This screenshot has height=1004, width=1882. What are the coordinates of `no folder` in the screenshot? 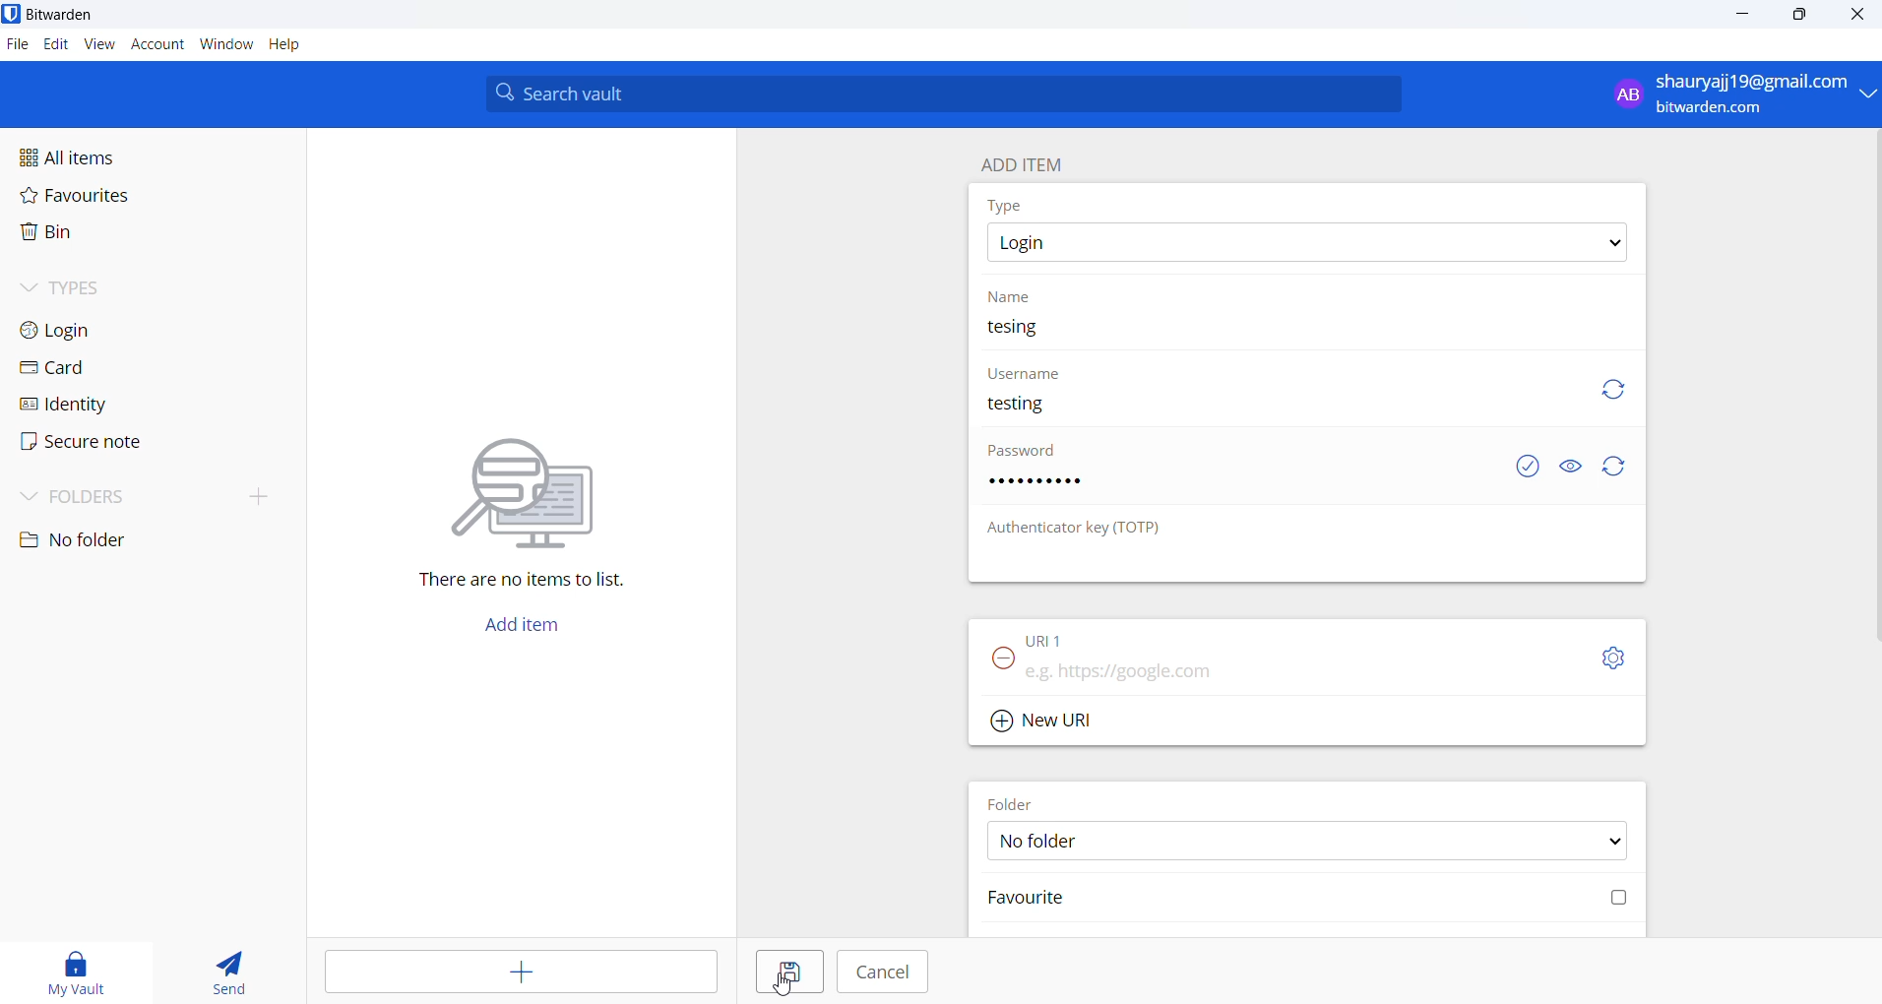 It's located at (117, 540).